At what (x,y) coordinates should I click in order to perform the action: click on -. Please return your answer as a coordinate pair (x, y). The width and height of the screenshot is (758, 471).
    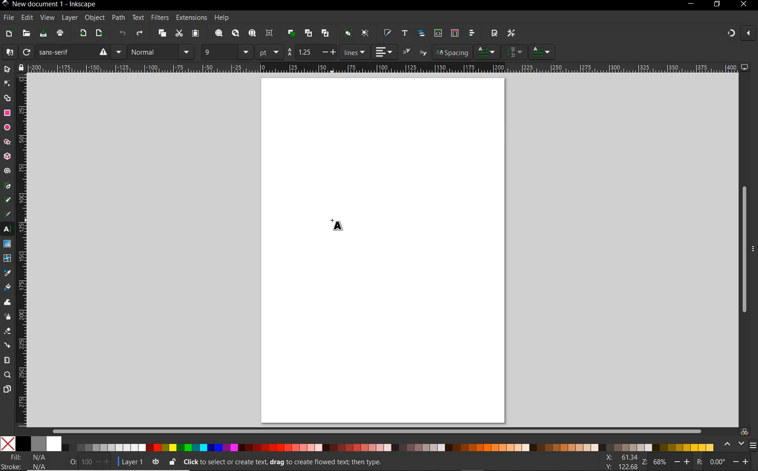
    Looking at the image, I should click on (324, 52).